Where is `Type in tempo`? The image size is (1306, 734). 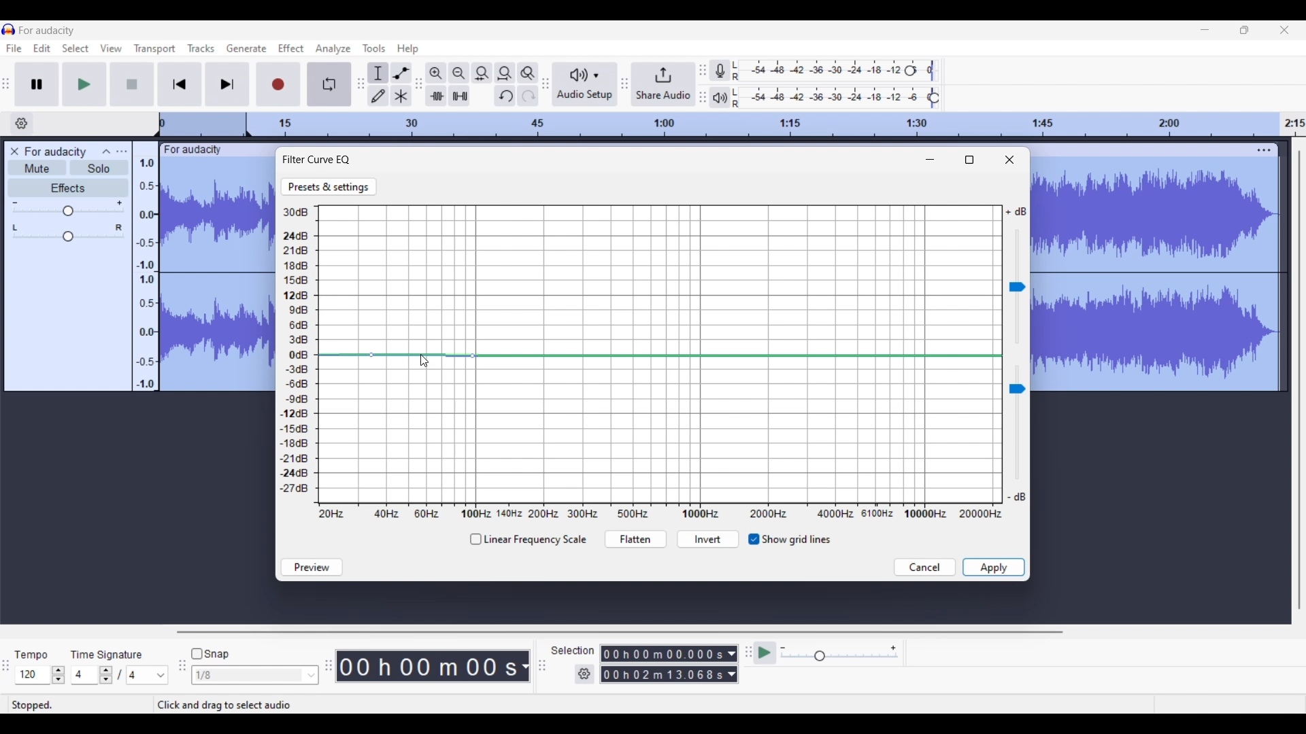 Type in tempo is located at coordinates (32, 675).